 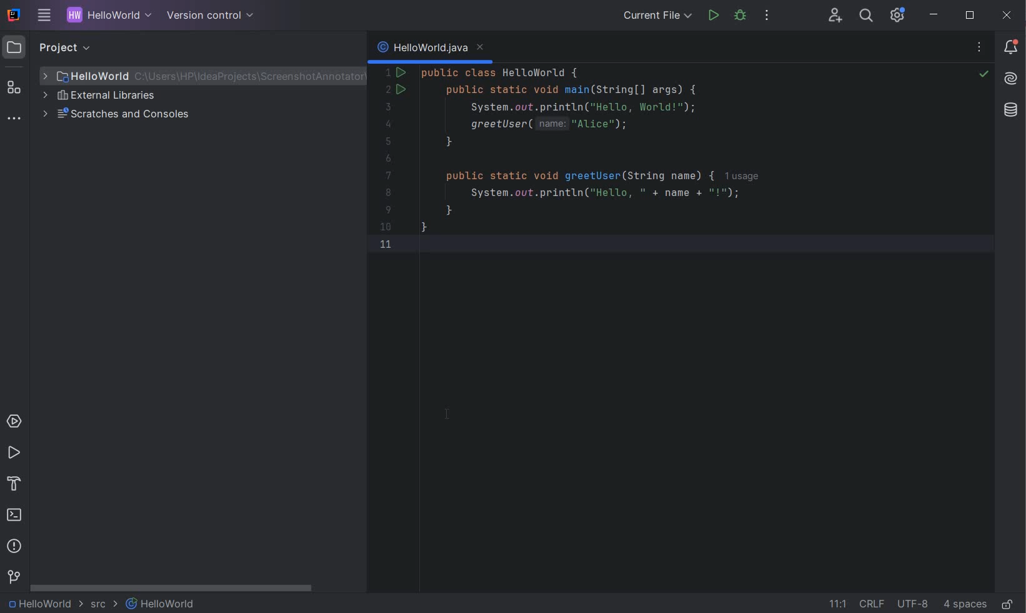 I want to click on TERMINAL, so click(x=15, y=516).